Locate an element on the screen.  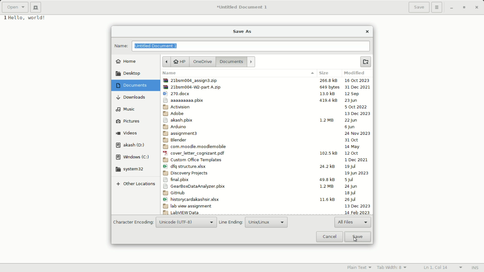
Move back is located at coordinates (166, 62).